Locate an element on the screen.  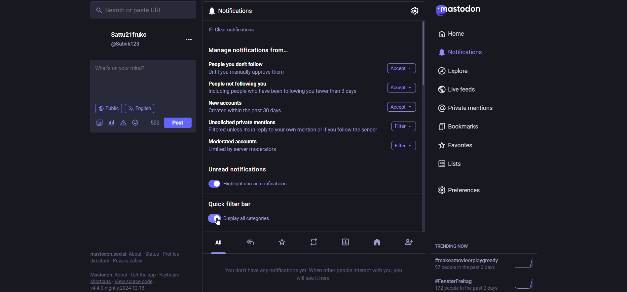
Accept is located at coordinates (402, 108).